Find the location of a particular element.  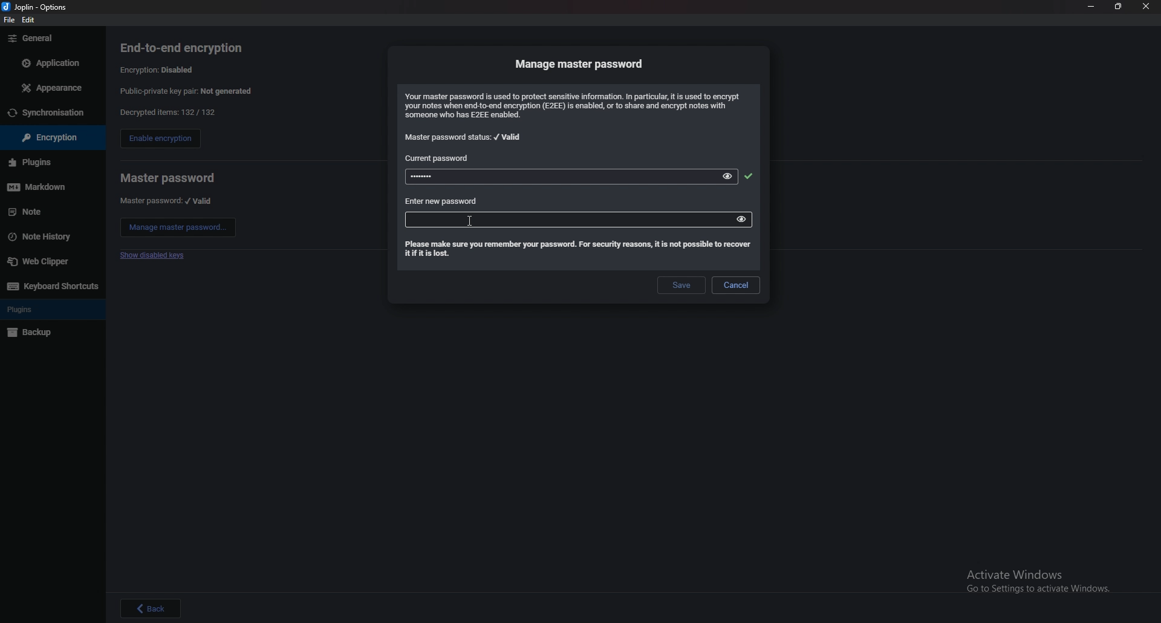

general is located at coordinates (51, 39).